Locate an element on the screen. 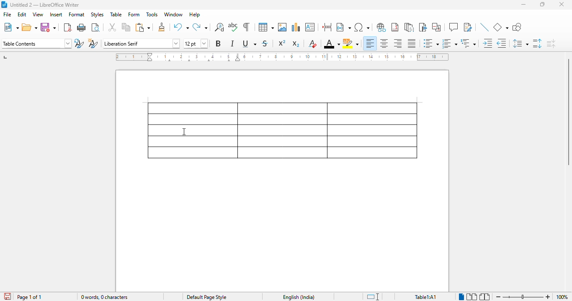  spelling is located at coordinates (234, 27).